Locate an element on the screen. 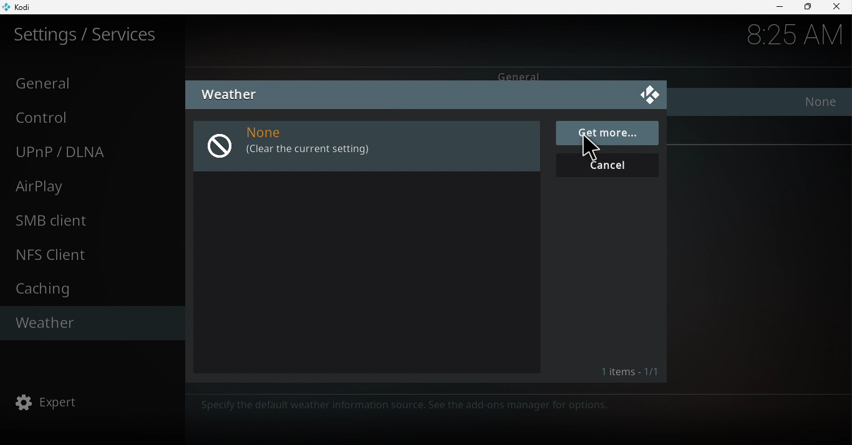 The image size is (852, 445). Control is located at coordinates (90, 118).